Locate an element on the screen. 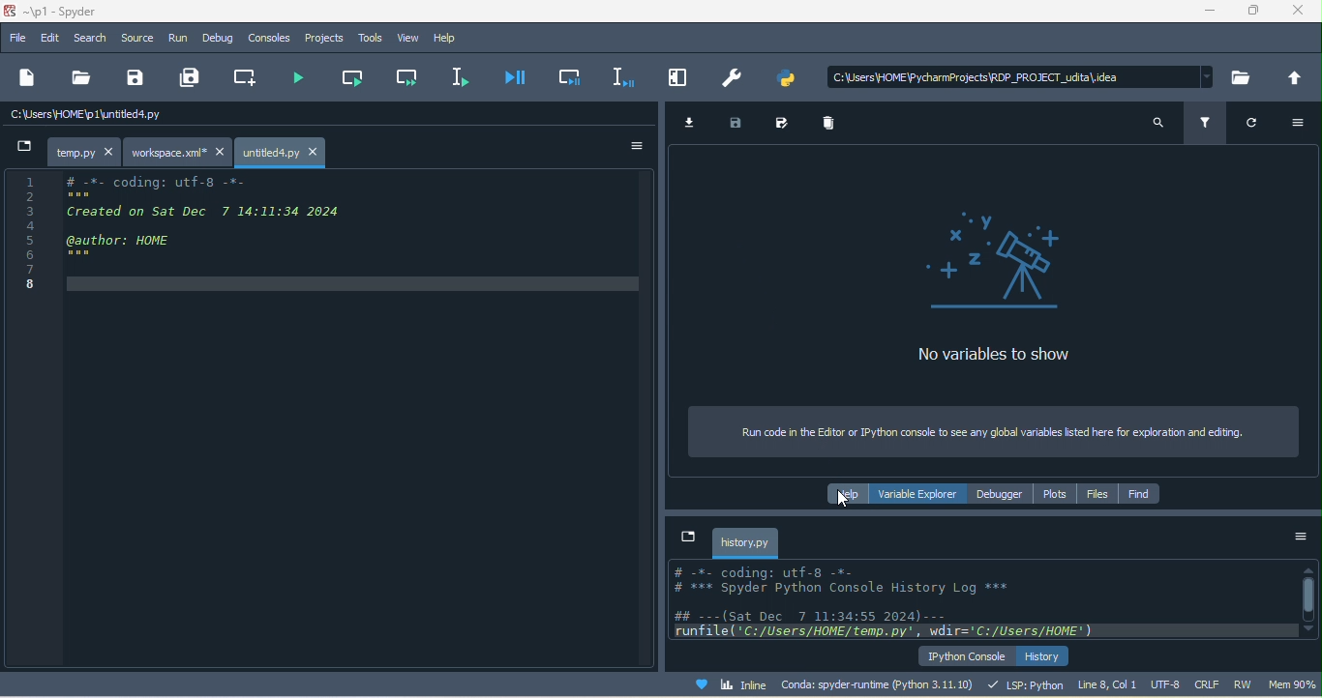  mem 90% is located at coordinates (1291, 687).